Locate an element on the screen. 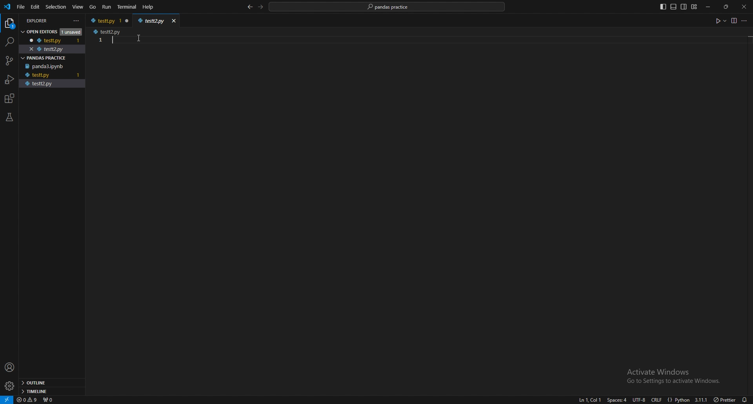 Image resolution: width=753 pixels, height=404 pixels. open editors is located at coordinates (49, 31).